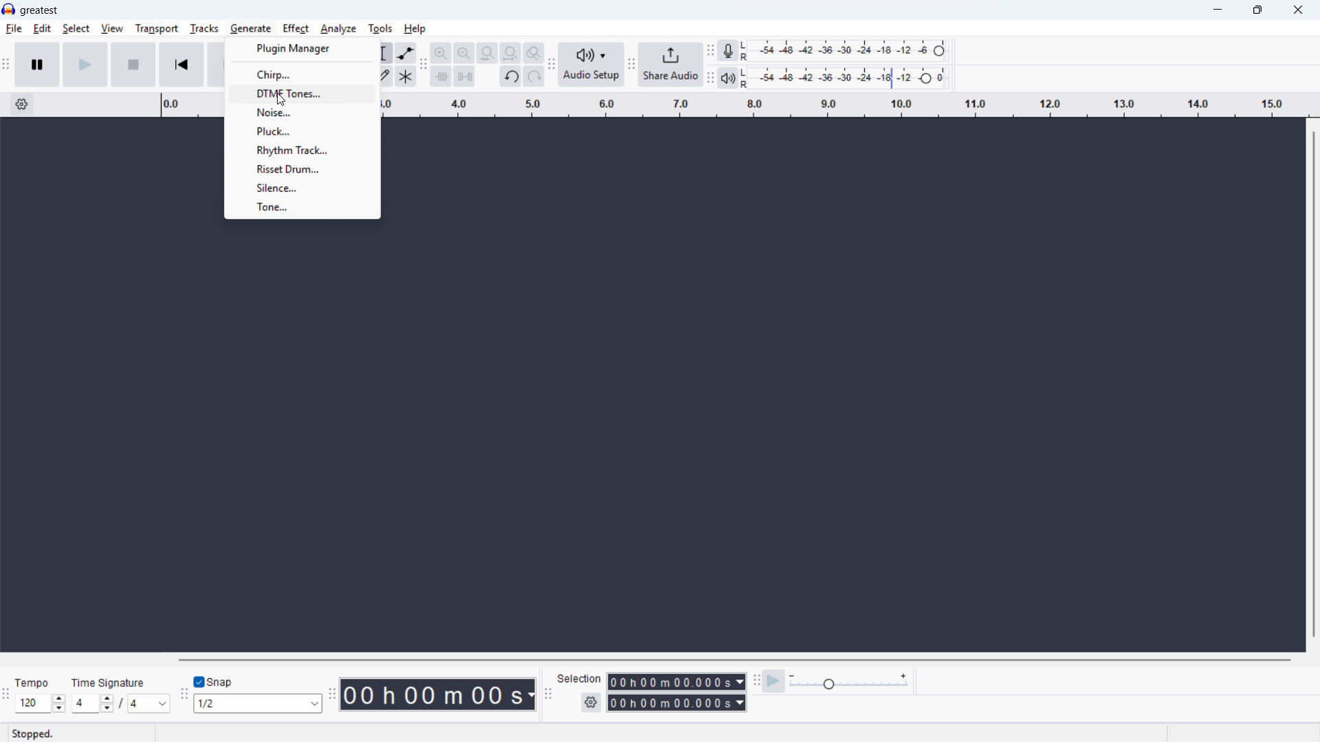  Describe the element at coordinates (302, 74) in the screenshot. I see `Chirp ` at that location.